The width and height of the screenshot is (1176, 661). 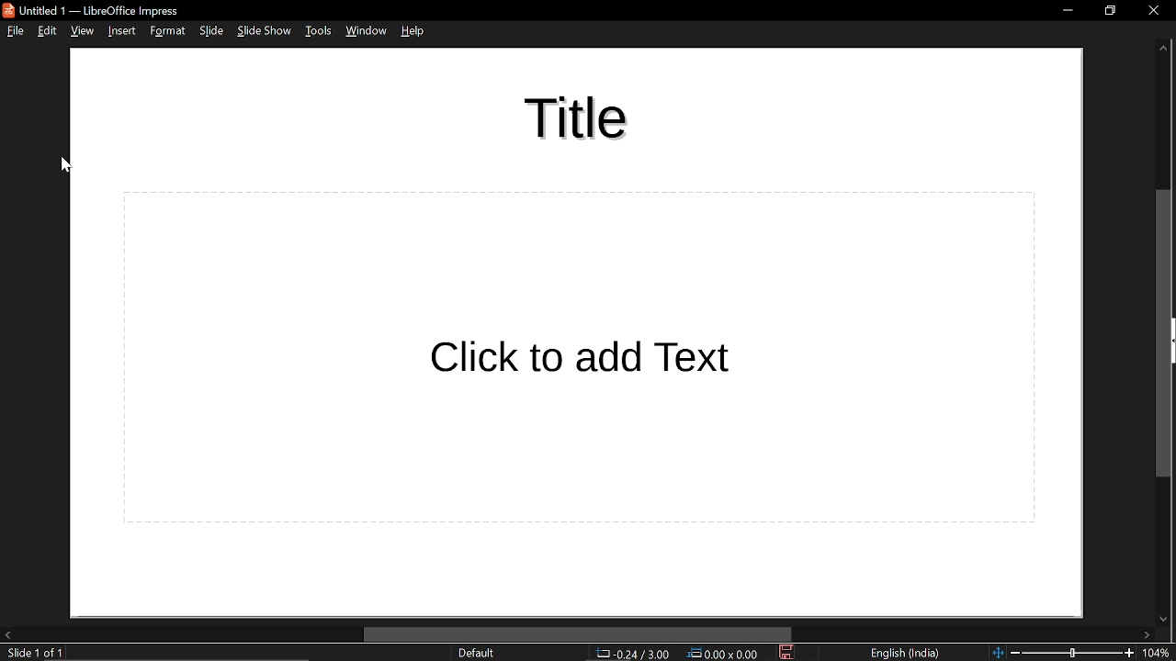 I want to click on current zoom, so click(x=1159, y=653).